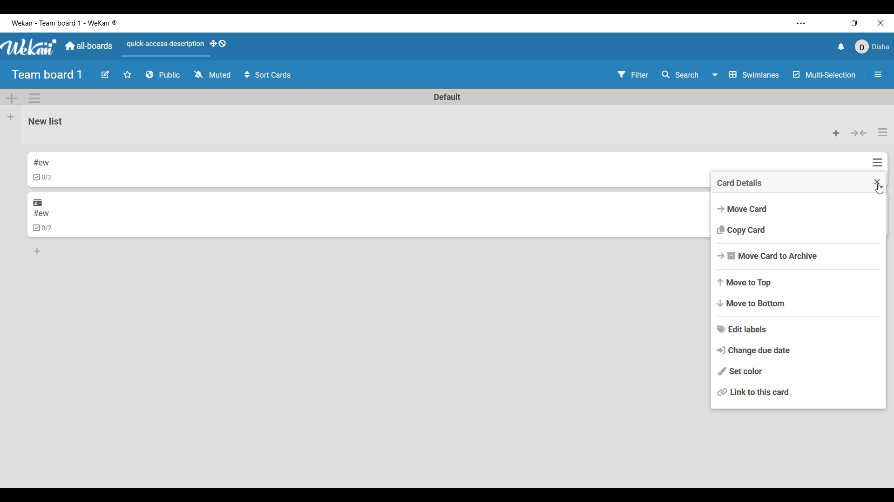 The image size is (894, 502). Describe the element at coordinates (745, 74) in the screenshot. I see `Board view options` at that location.